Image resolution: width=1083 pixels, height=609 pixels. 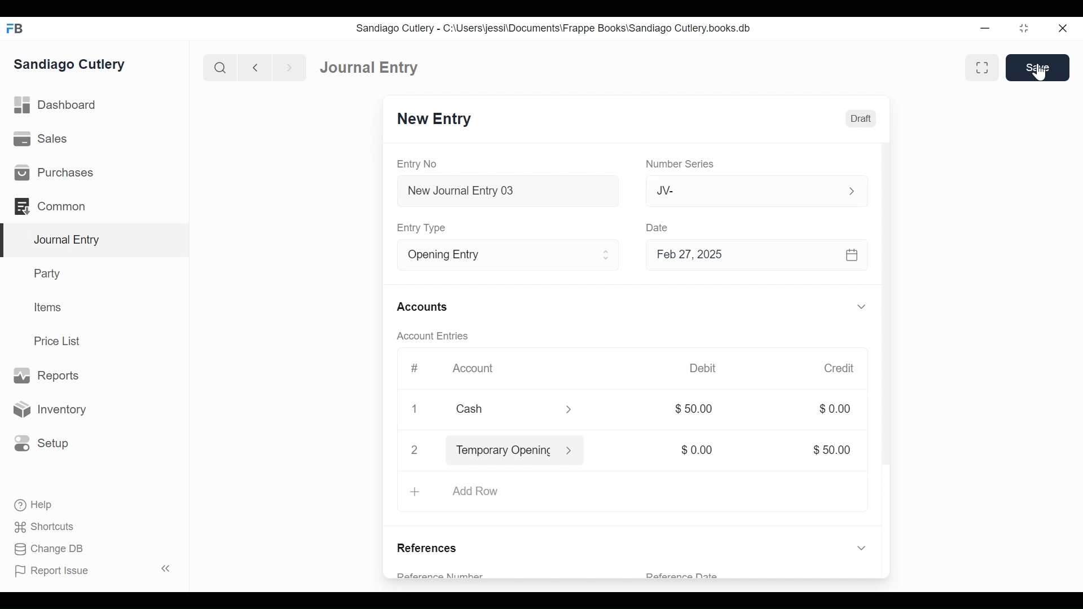 I want to click on Sandiago Cutlery - C:\Users\jessi\Documents\Frappe Books\Sandiago Cutlery.books.db, so click(x=554, y=28).